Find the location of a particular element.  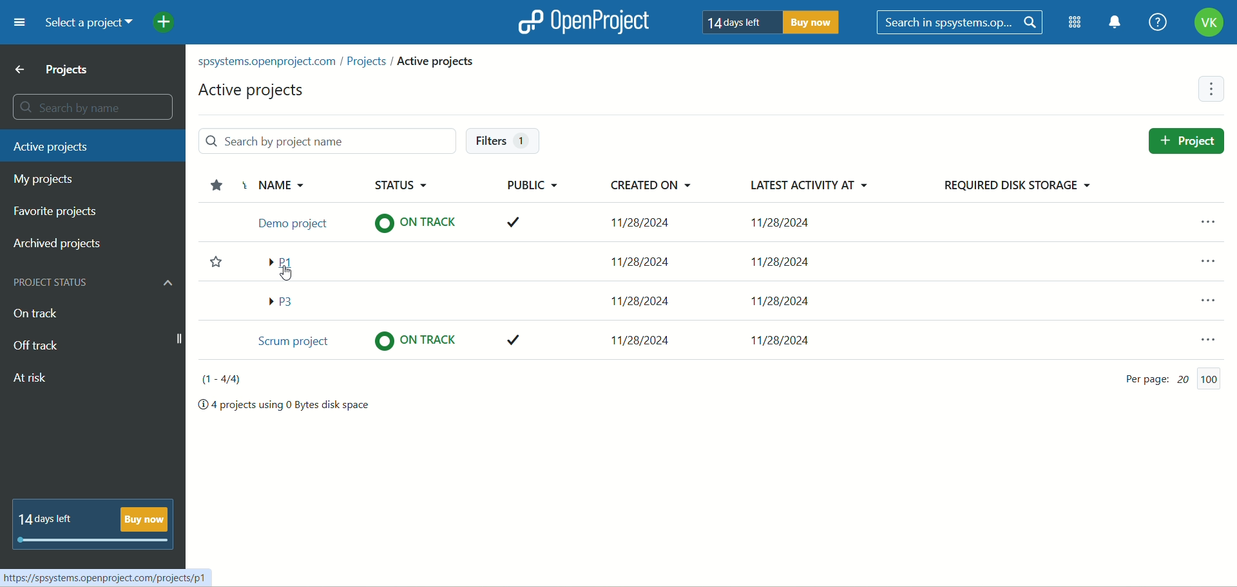

favorite projects is located at coordinates (60, 212).